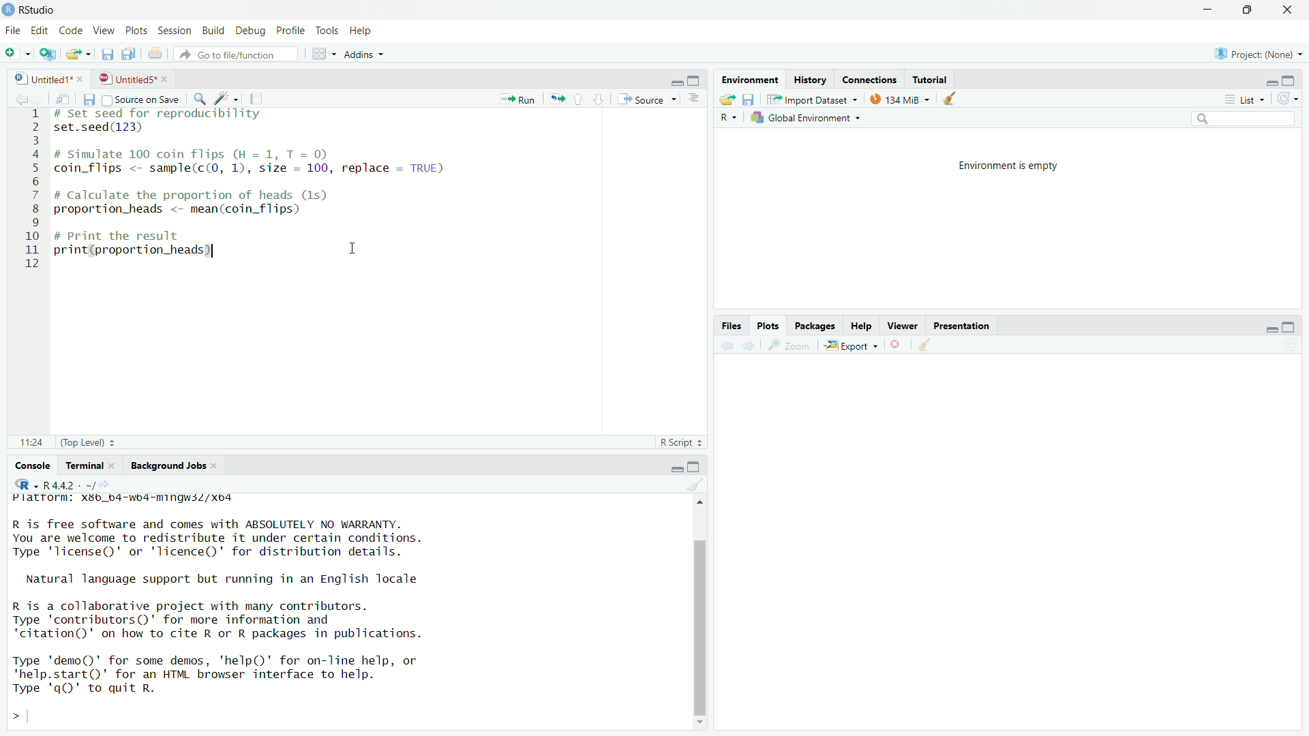  What do you see at coordinates (870, 79) in the screenshot?
I see `Connections` at bounding box center [870, 79].